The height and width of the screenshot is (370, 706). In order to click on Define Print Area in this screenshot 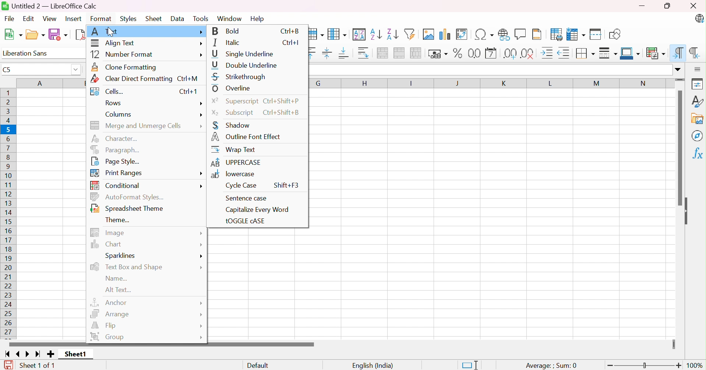, I will do `click(556, 34)`.